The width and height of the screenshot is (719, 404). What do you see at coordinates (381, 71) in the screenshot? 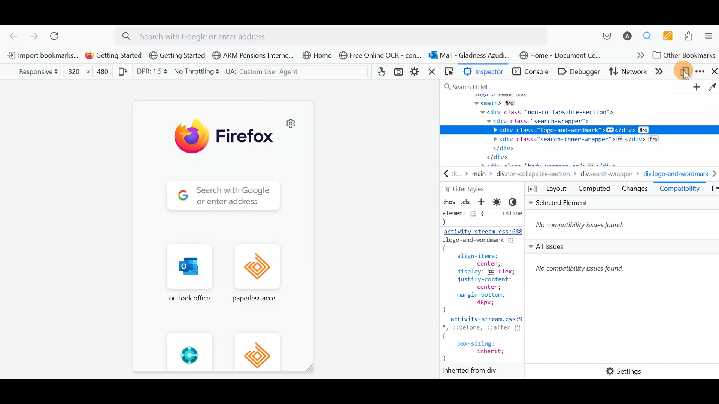
I see `weblink` at bounding box center [381, 71].